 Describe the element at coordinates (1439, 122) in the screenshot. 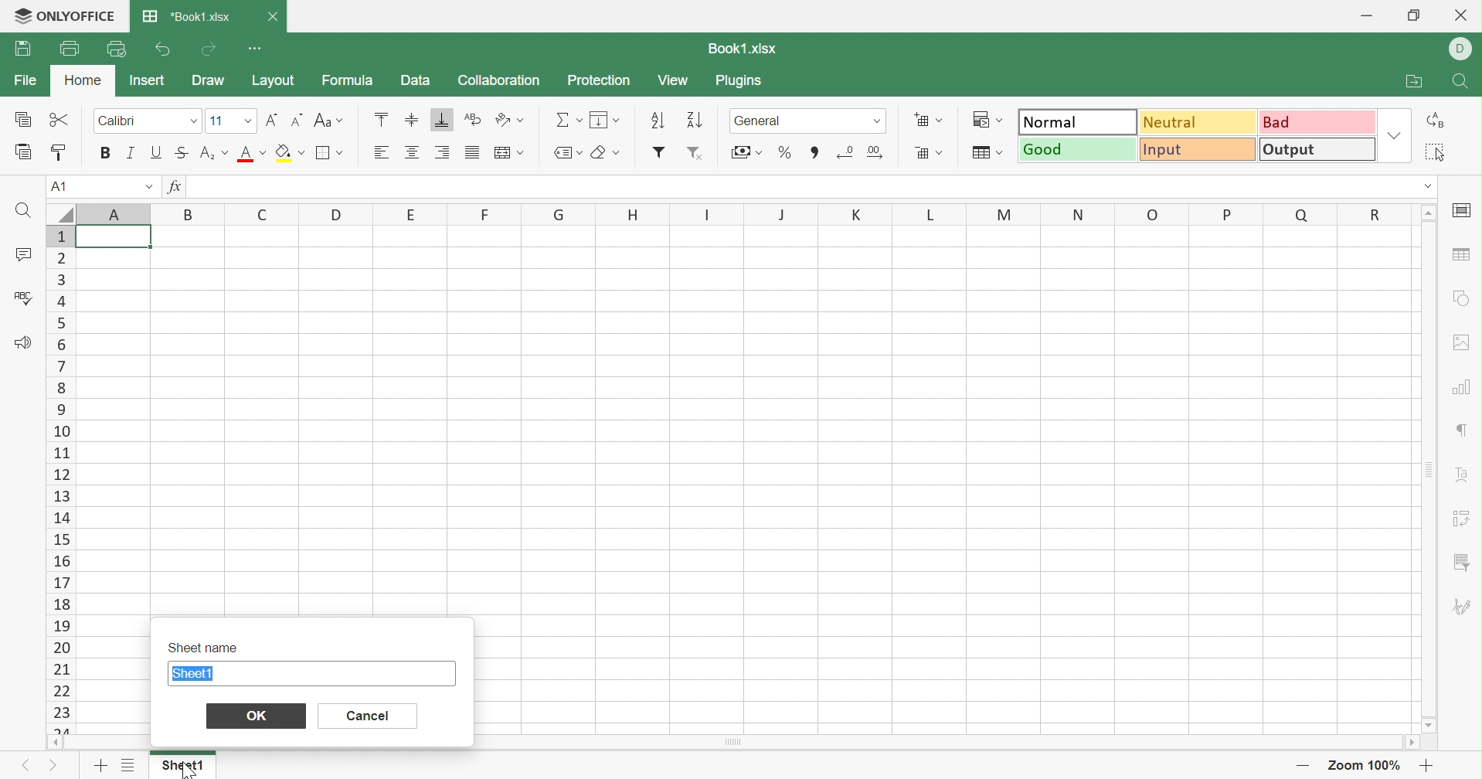

I see `Replace` at that location.